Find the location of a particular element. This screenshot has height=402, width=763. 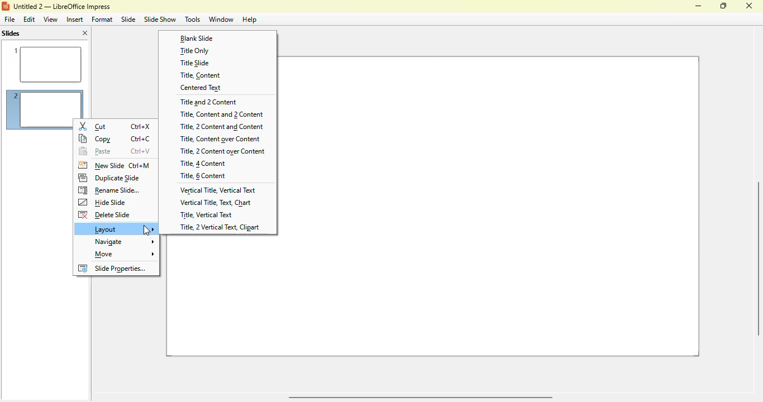

slide is located at coordinates (128, 19).